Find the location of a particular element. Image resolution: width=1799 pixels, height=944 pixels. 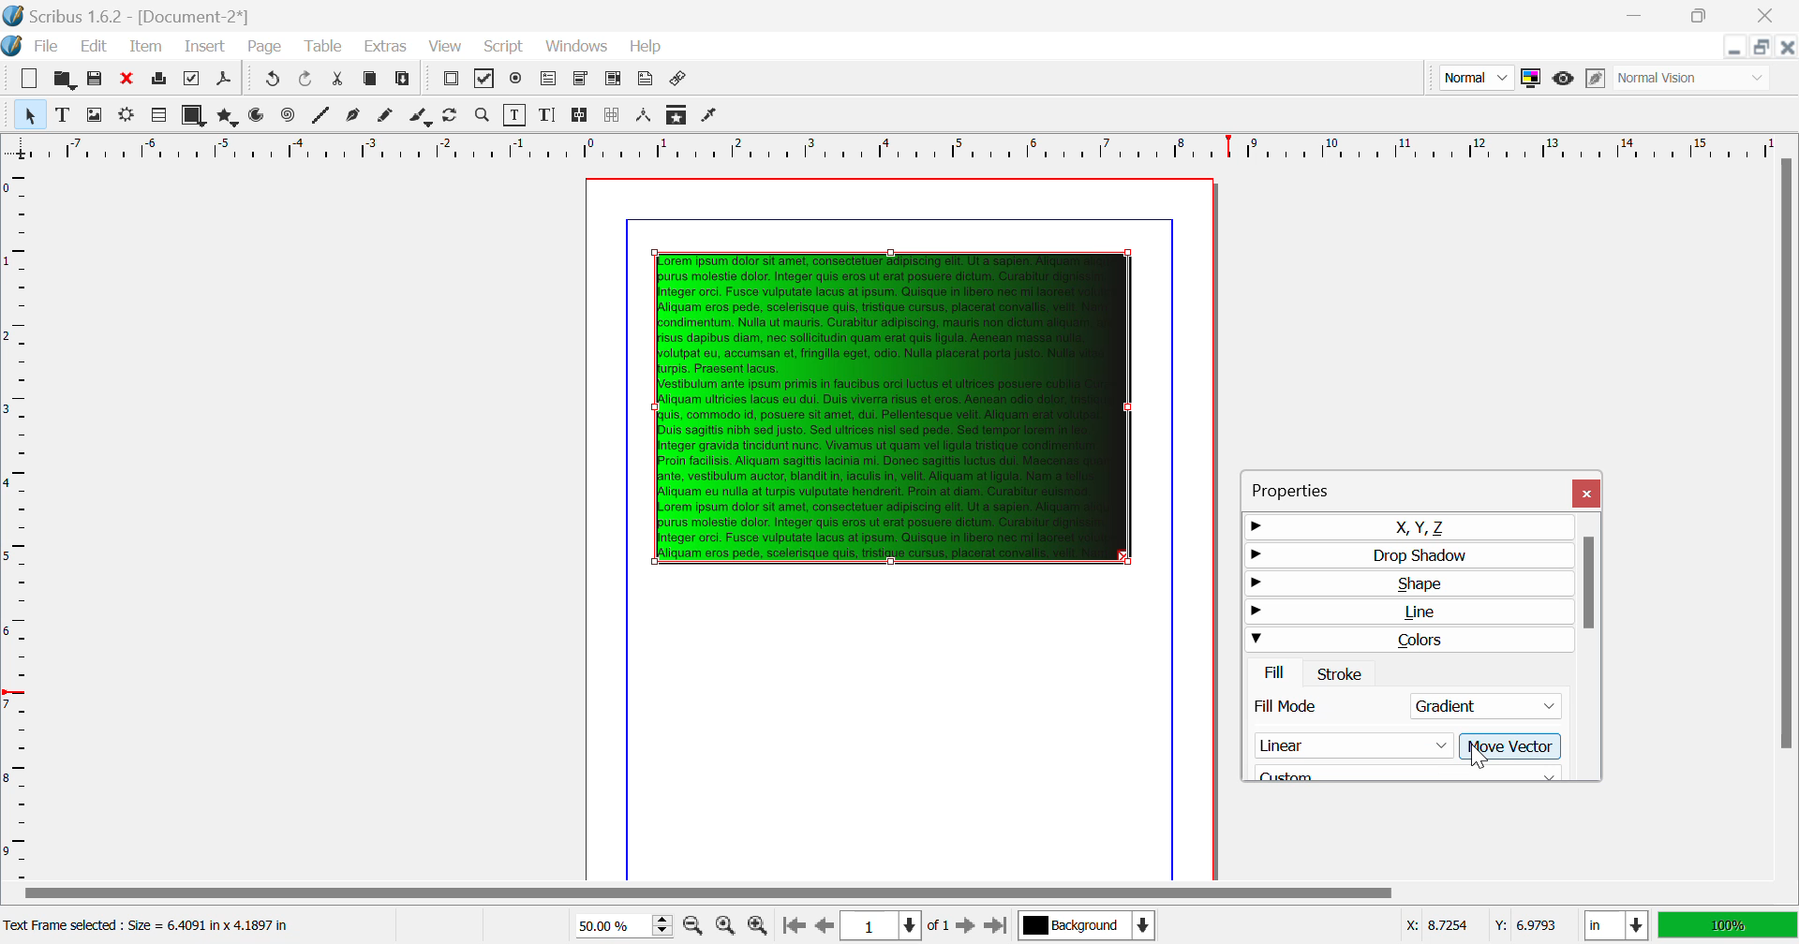

Bezier Curve is located at coordinates (355, 116).